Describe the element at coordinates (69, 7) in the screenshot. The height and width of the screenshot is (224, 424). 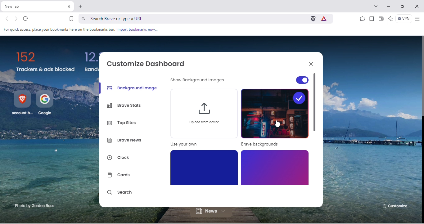
I see `Close tab` at that location.